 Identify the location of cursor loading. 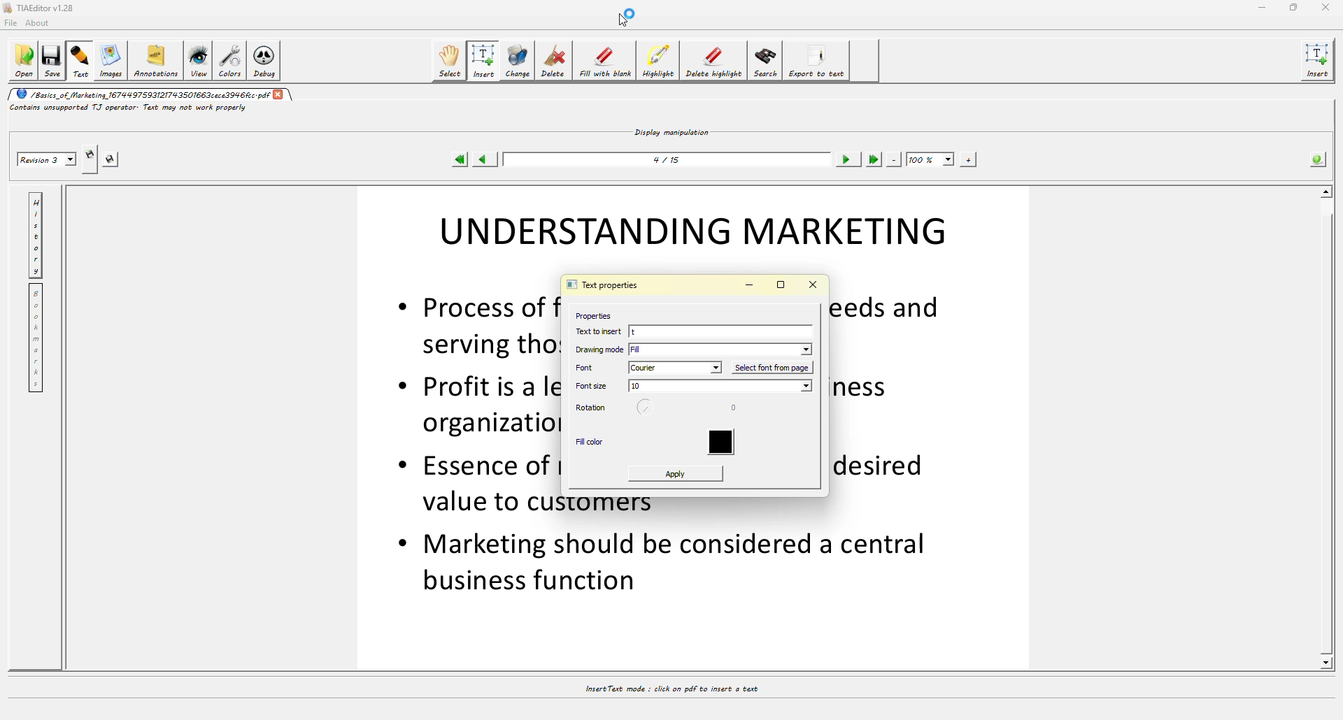
(623, 15).